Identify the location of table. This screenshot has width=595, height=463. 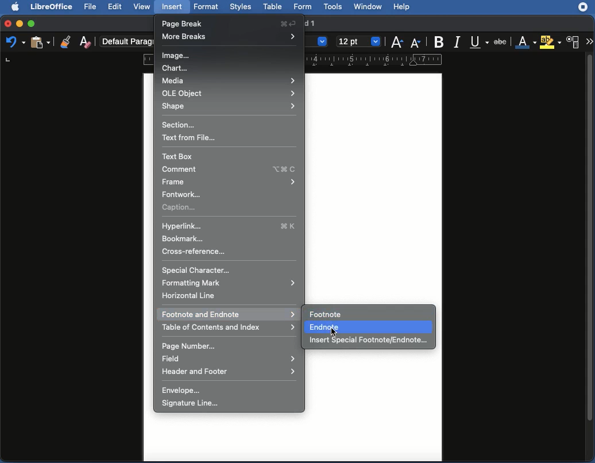
(273, 7).